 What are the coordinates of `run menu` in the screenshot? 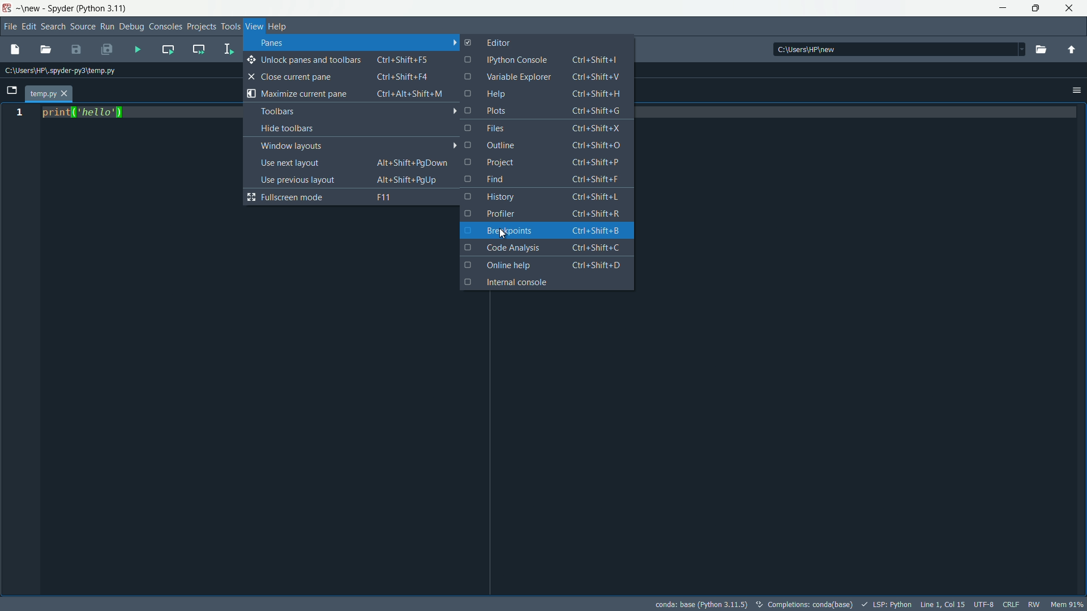 It's located at (107, 27).